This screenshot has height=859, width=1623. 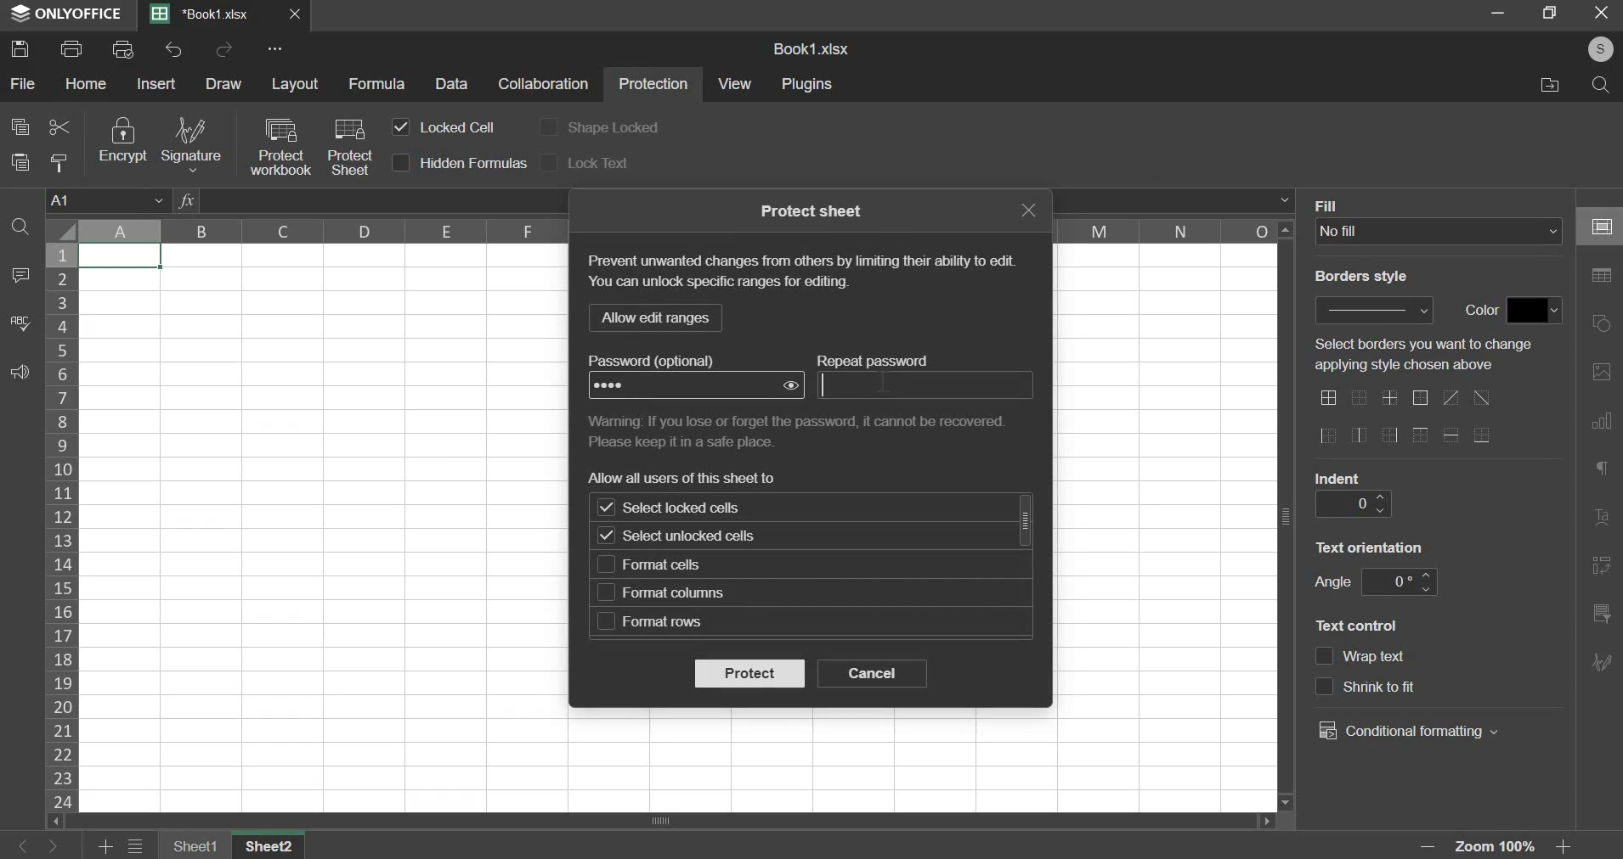 What do you see at coordinates (157, 83) in the screenshot?
I see `insert` at bounding box center [157, 83].